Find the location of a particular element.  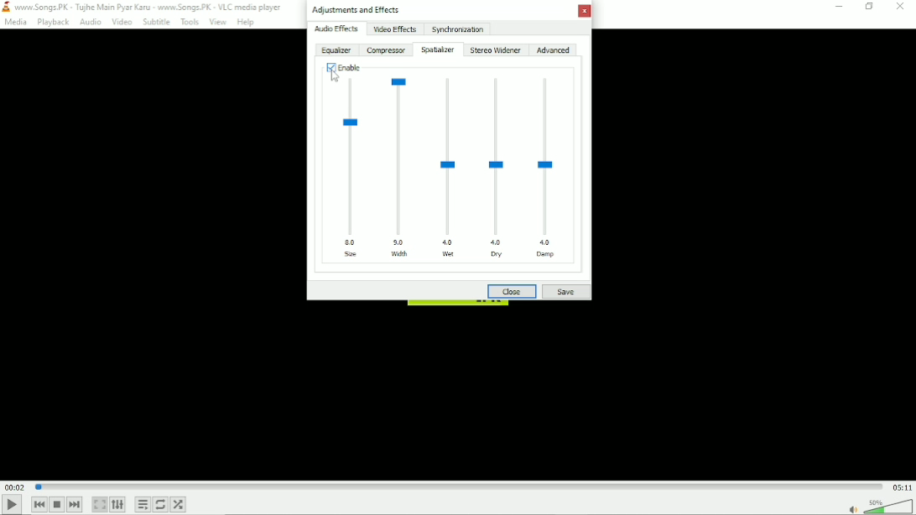

random is located at coordinates (178, 504).